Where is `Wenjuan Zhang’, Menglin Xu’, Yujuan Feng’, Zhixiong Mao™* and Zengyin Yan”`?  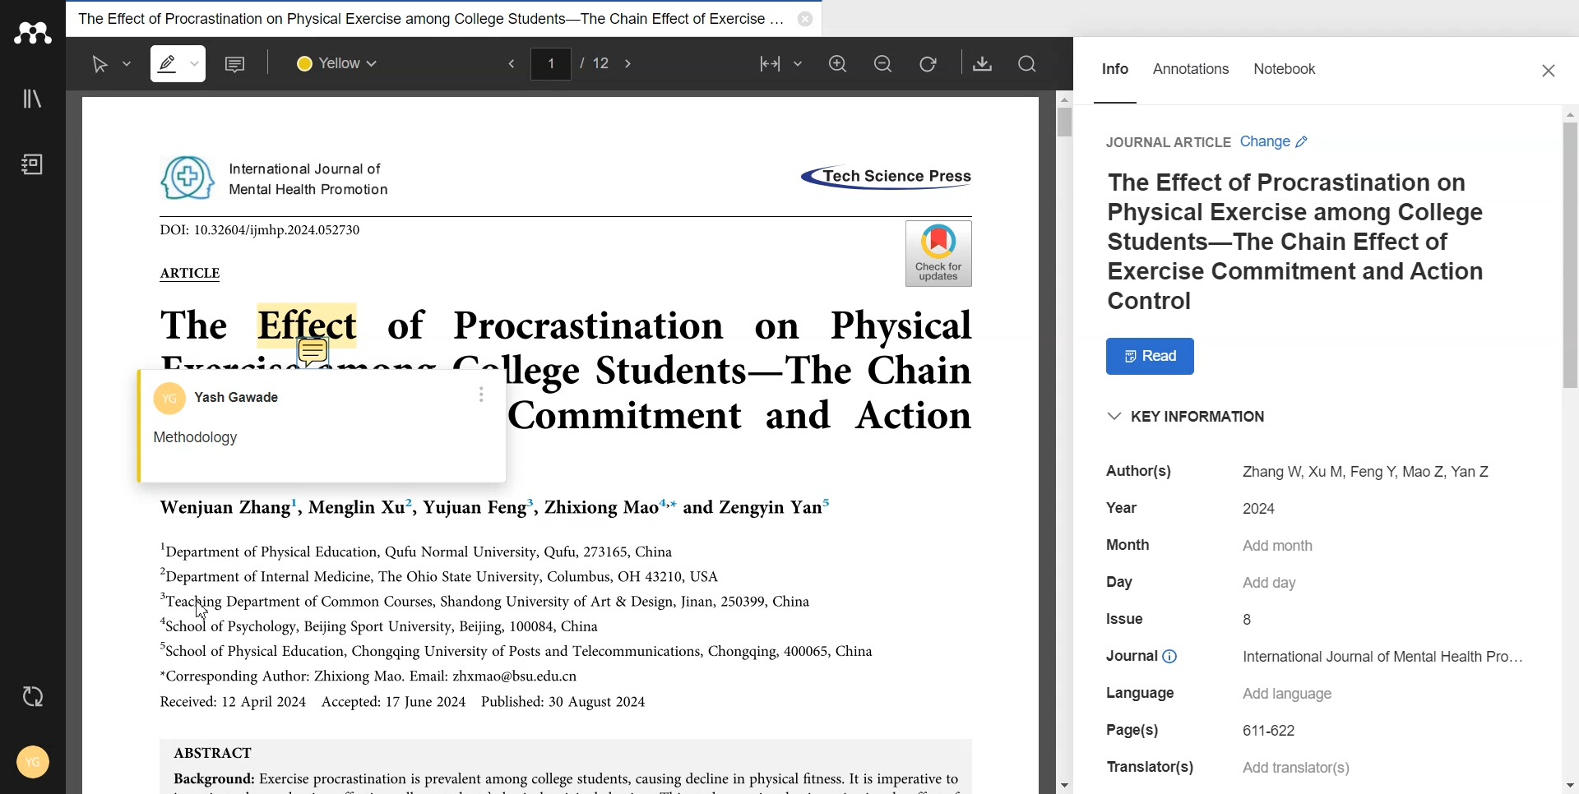
Wenjuan Zhang’, Menglin Xu’, Yujuan Feng’, Zhixiong Mao™* and Zengyin Yan” is located at coordinates (495, 509).